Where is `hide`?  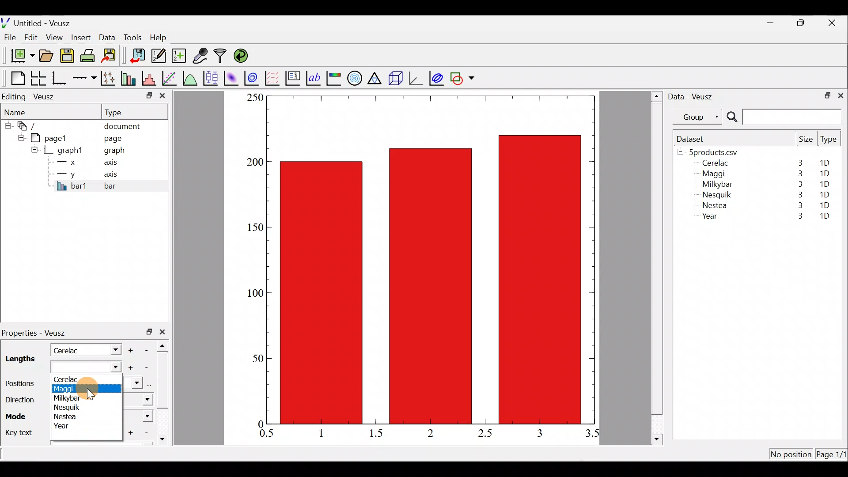 hide is located at coordinates (34, 149).